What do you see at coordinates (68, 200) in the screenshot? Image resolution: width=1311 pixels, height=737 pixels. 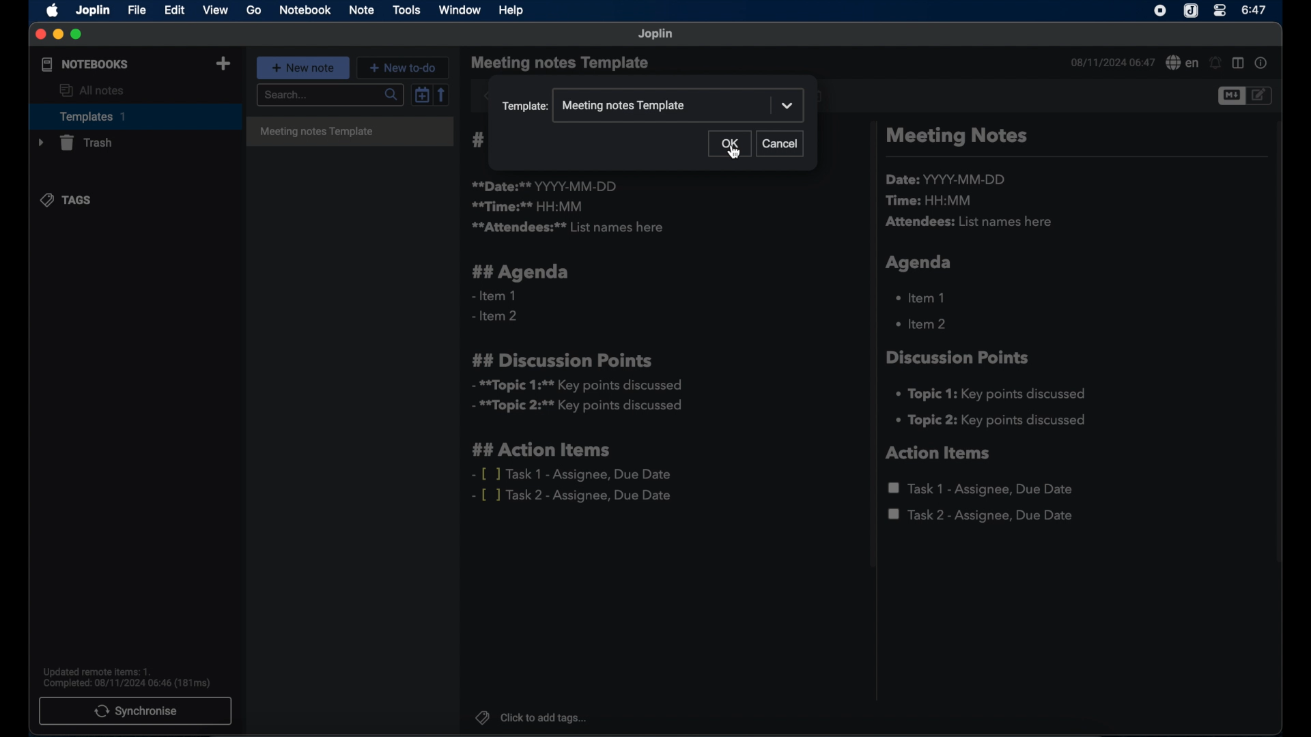 I see `tags` at bounding box center [68, 200].